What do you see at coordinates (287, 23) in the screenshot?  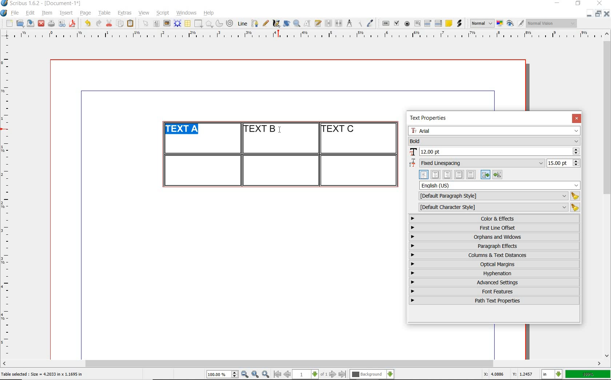 I see `rotate item` at bounding box center [287, 23].